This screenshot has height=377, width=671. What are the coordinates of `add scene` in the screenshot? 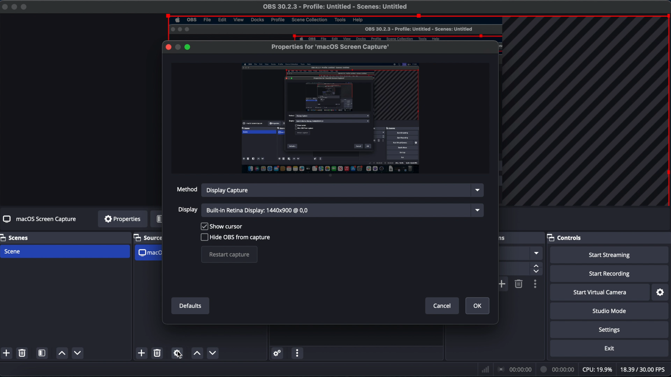 It's located at (6, 353).